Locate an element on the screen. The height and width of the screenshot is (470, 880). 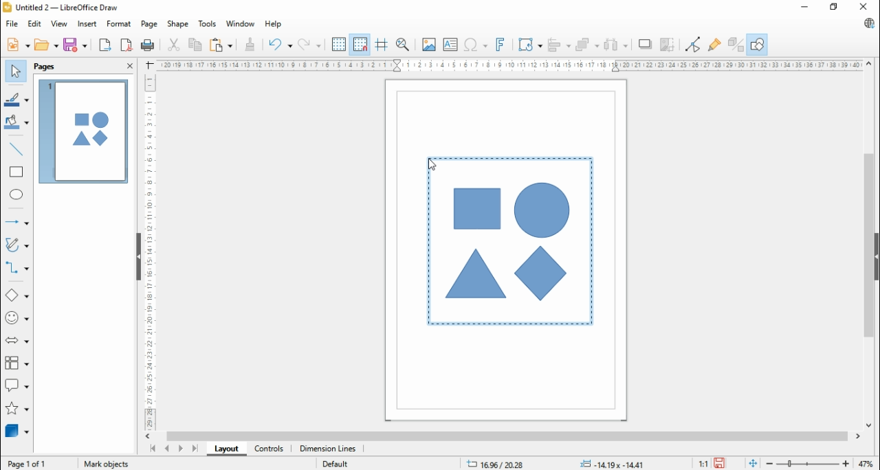
pan and zoom is located at coordinates (404, 44).